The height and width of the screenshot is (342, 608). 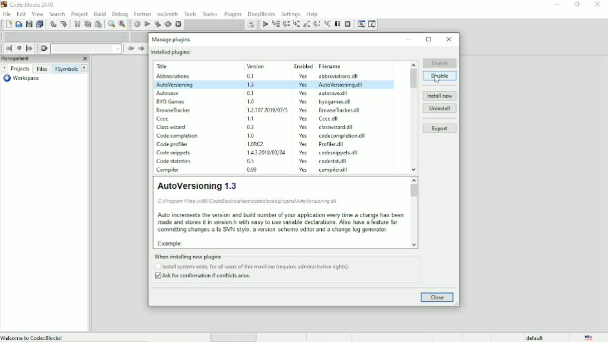 I want to click on Debug, so click(x=120, y=13).